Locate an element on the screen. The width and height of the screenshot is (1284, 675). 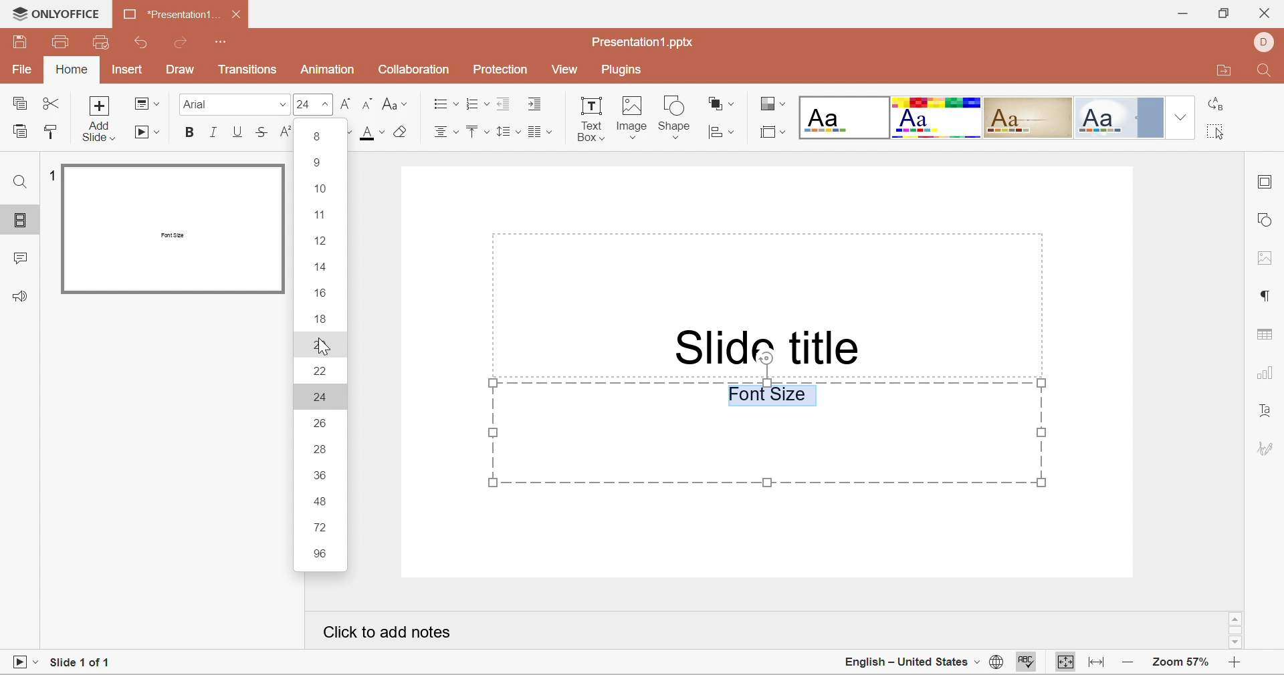
shape settings is located at coordinates (1267, 218).